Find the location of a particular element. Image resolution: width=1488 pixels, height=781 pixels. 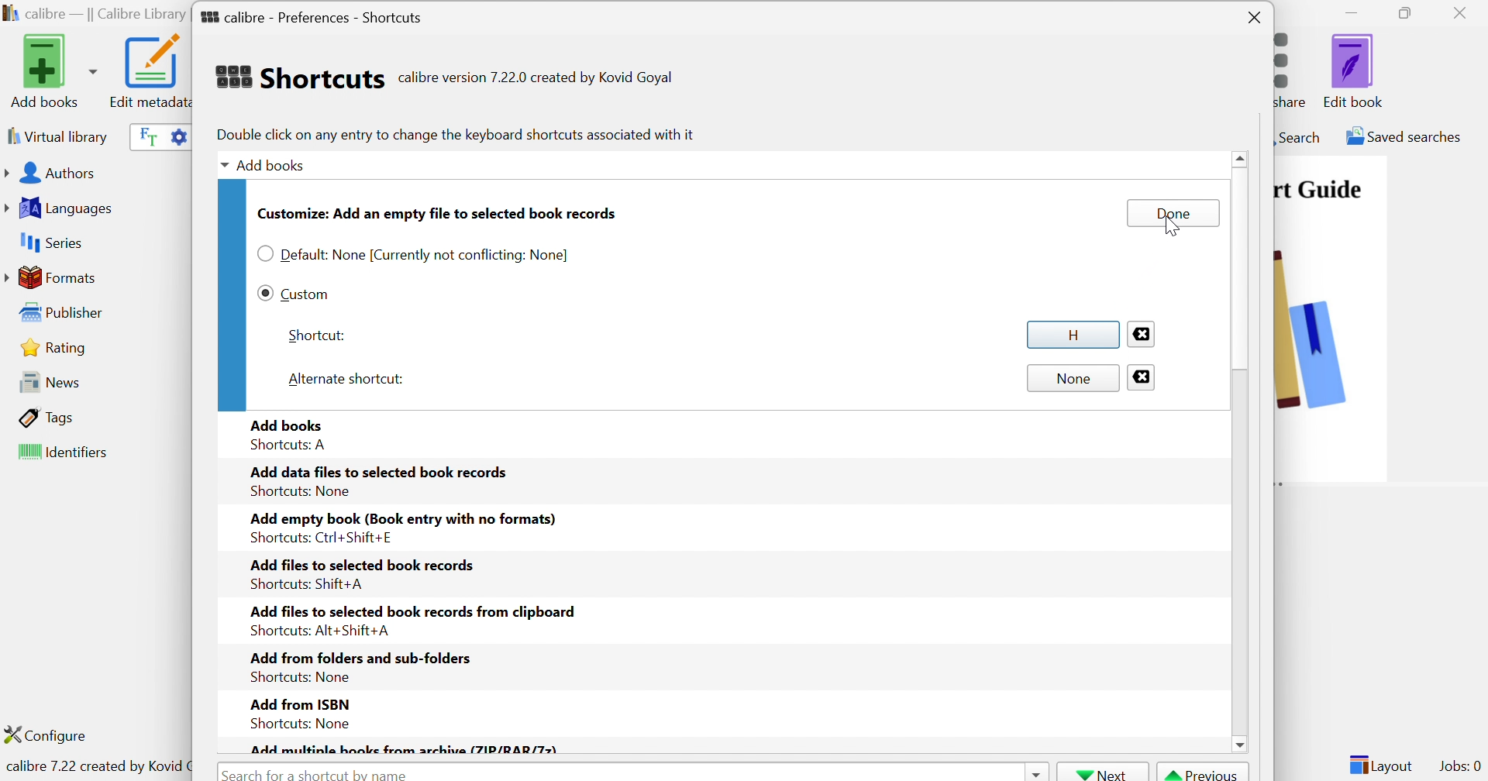

Scroll Up is located at coordinates (1242, 157).